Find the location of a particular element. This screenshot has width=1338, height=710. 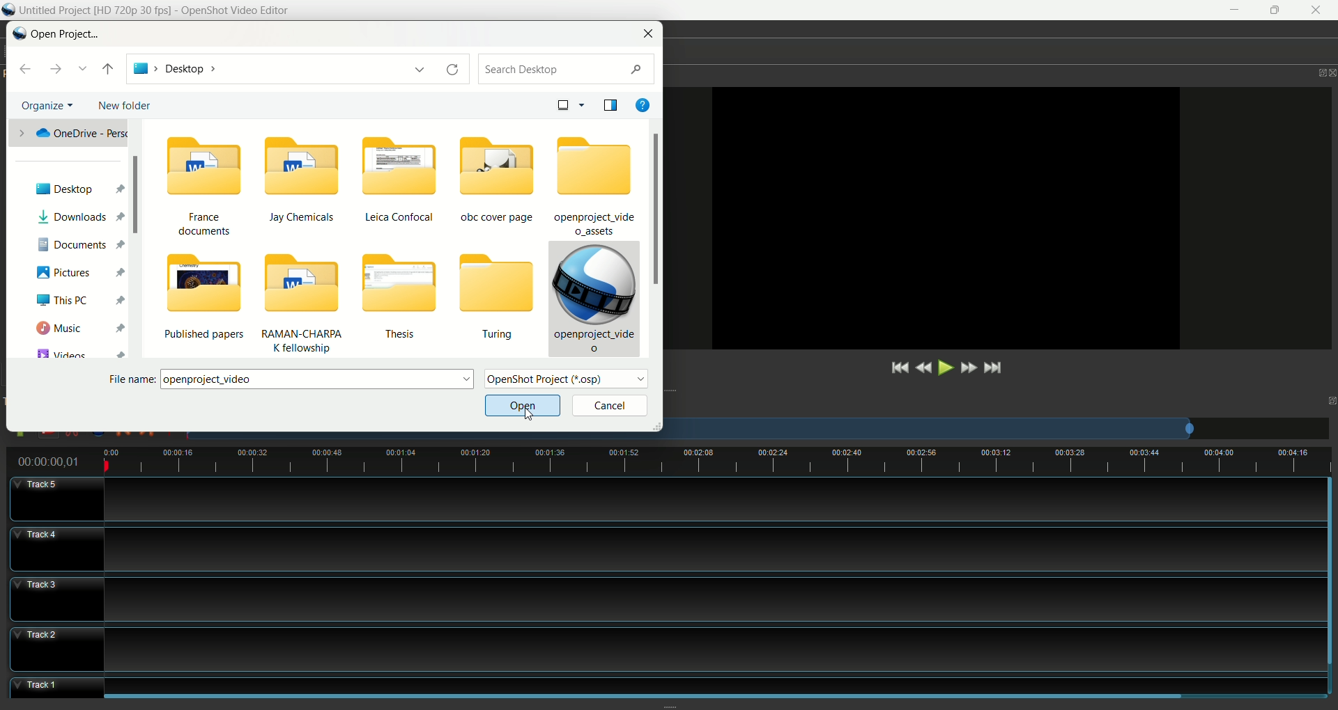

videos is located at coordinates (76, 352).